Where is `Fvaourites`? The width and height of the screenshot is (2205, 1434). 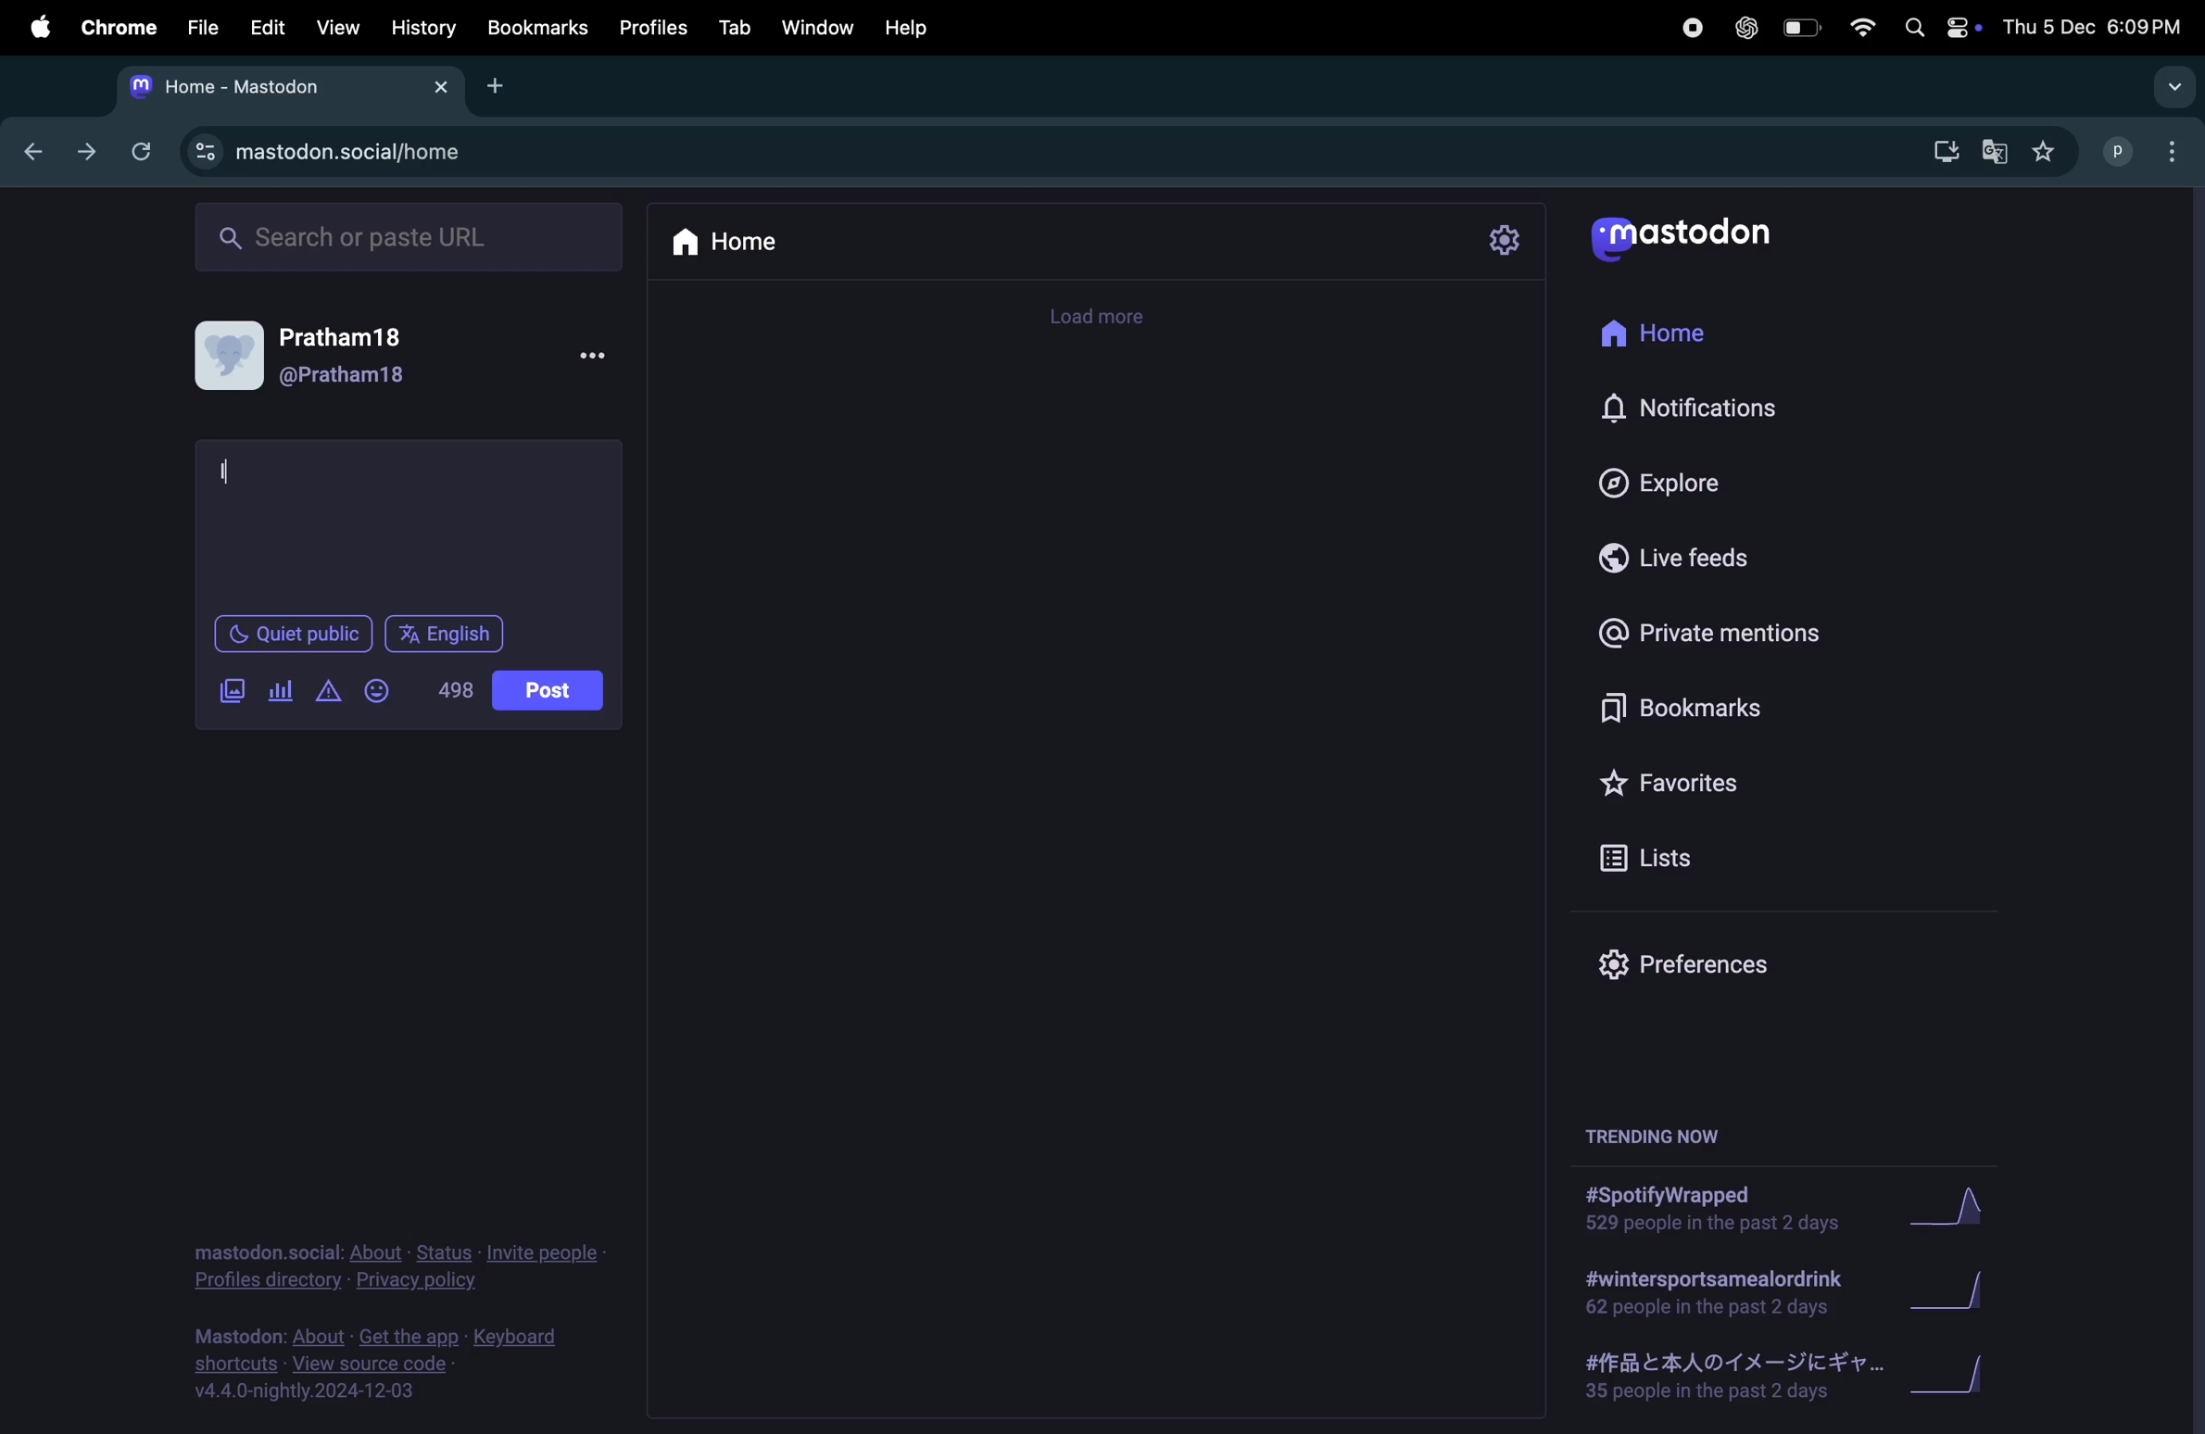
Fvaourites is located at coordinates (1698, 783).